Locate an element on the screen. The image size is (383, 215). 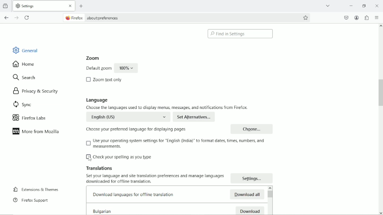
reload current page is located at coordinates (27, 17).